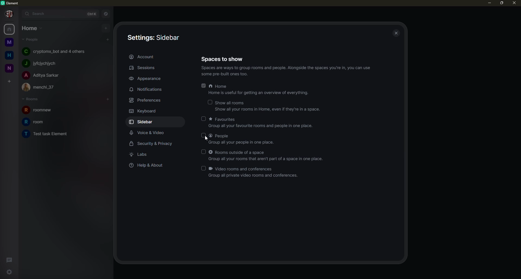 The height and width of the screenshot is (279, 521). What do you see at coordinates (8, 43) in the screenshot?
I see `myspace` at bounding box center [8, 43].